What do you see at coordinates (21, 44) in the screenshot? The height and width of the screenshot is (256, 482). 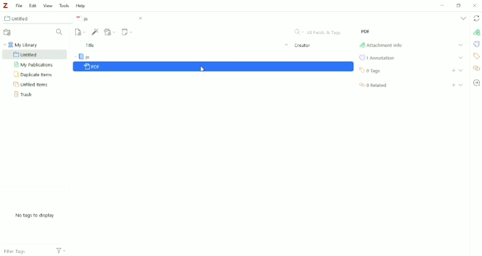 I see `My Library` at bounding box center [21, 44].